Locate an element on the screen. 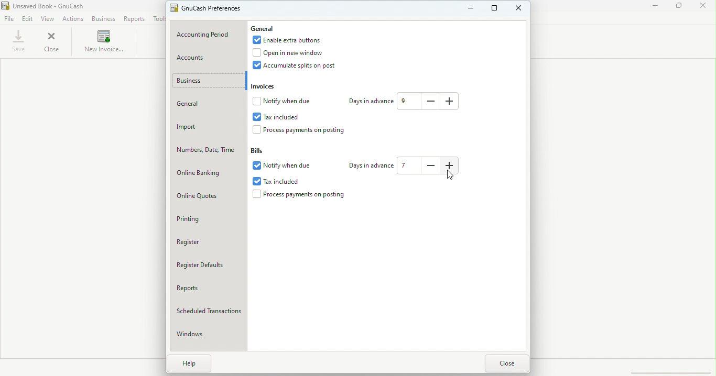 This screenshot has width=716, height=376. Process payments on posting is located at coordinates (306, 130).